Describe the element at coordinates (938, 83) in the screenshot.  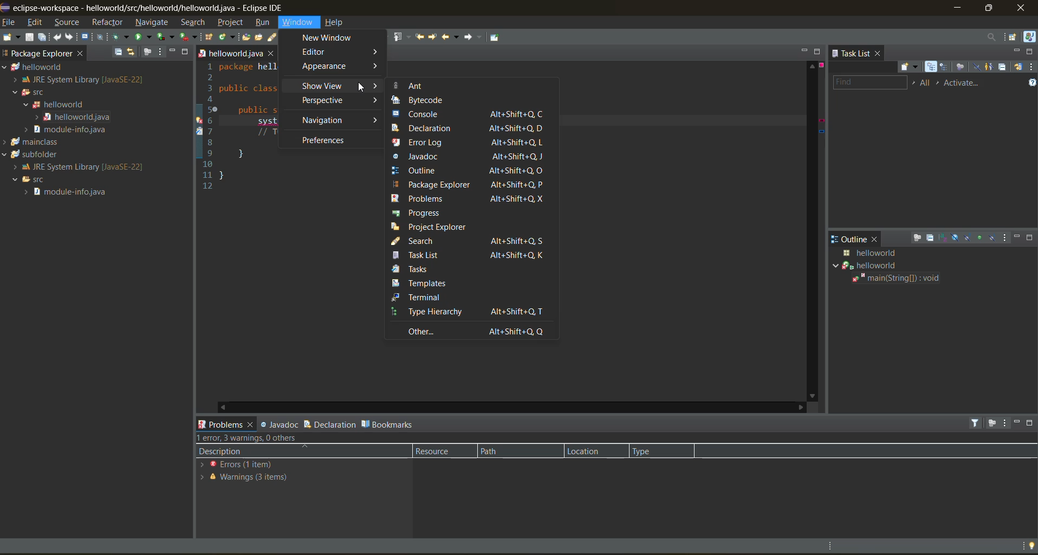
I see `select active task` at that location.